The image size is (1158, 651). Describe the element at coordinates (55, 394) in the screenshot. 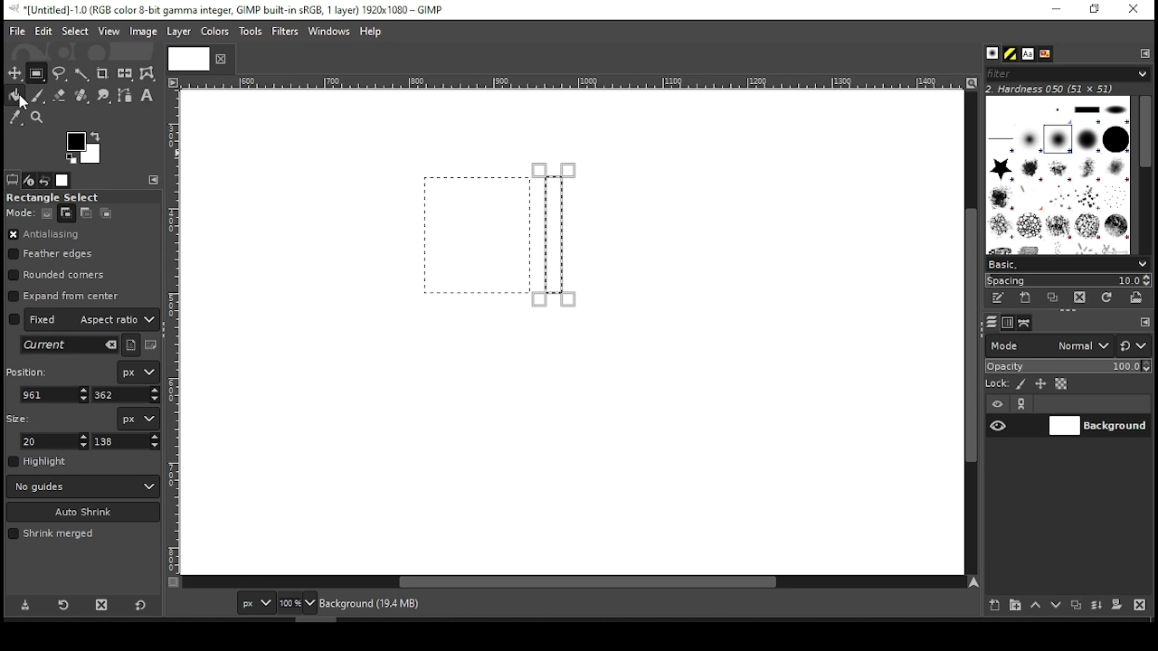

I see `x` at that location.